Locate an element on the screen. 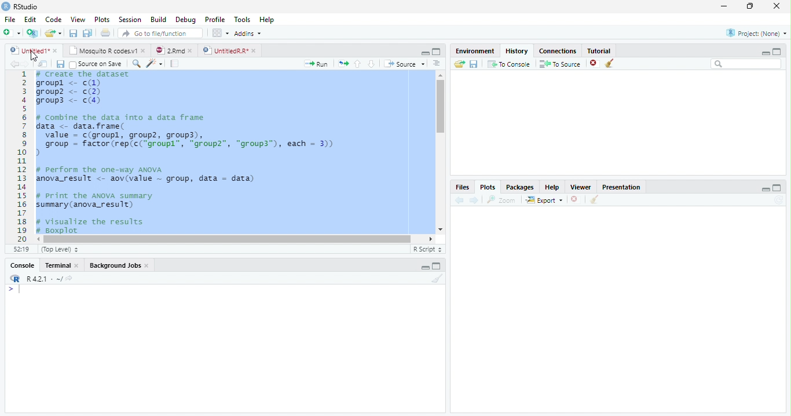  1 2 3 4 5 6 7 8 9 10.... is located at coordinates (23, 157).